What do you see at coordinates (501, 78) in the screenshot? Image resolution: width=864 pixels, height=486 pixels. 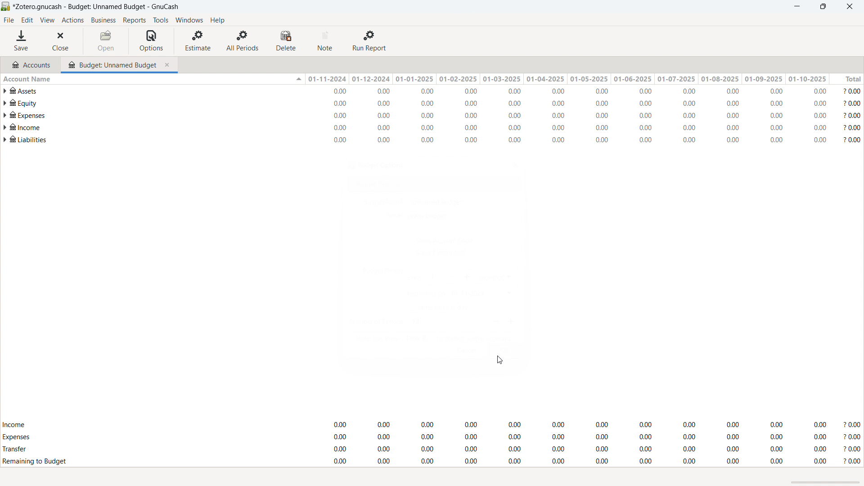 I see `01-03-2025` at bounding box center [501, 78].